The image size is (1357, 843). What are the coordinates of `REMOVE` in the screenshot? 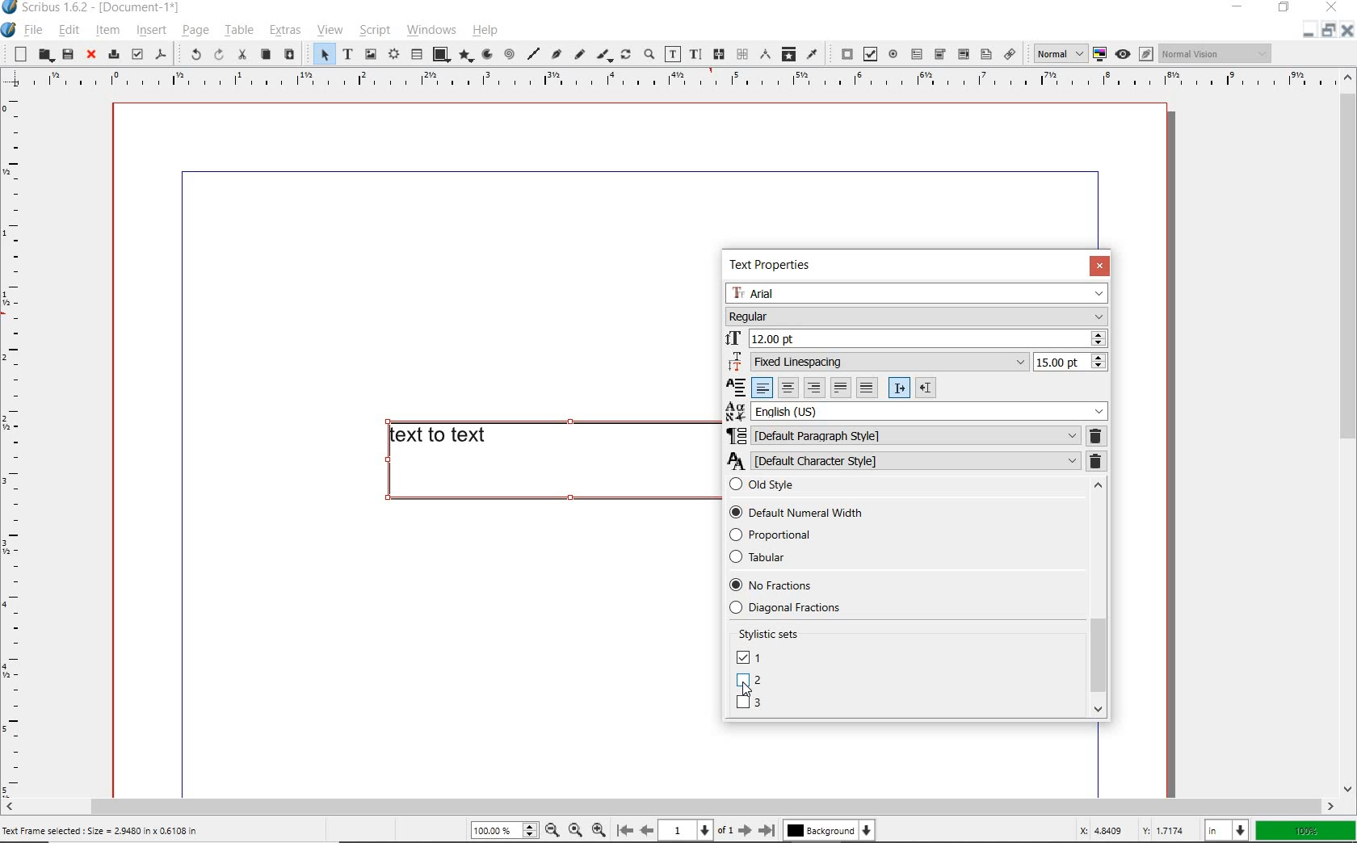 It's located at (1097, 449).